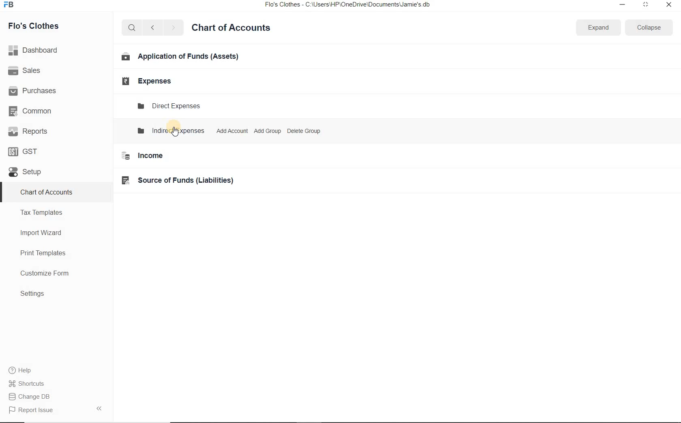  Describe the element at coordinates (29, 410) in the screenshot. I see `Report Issue` at that location.